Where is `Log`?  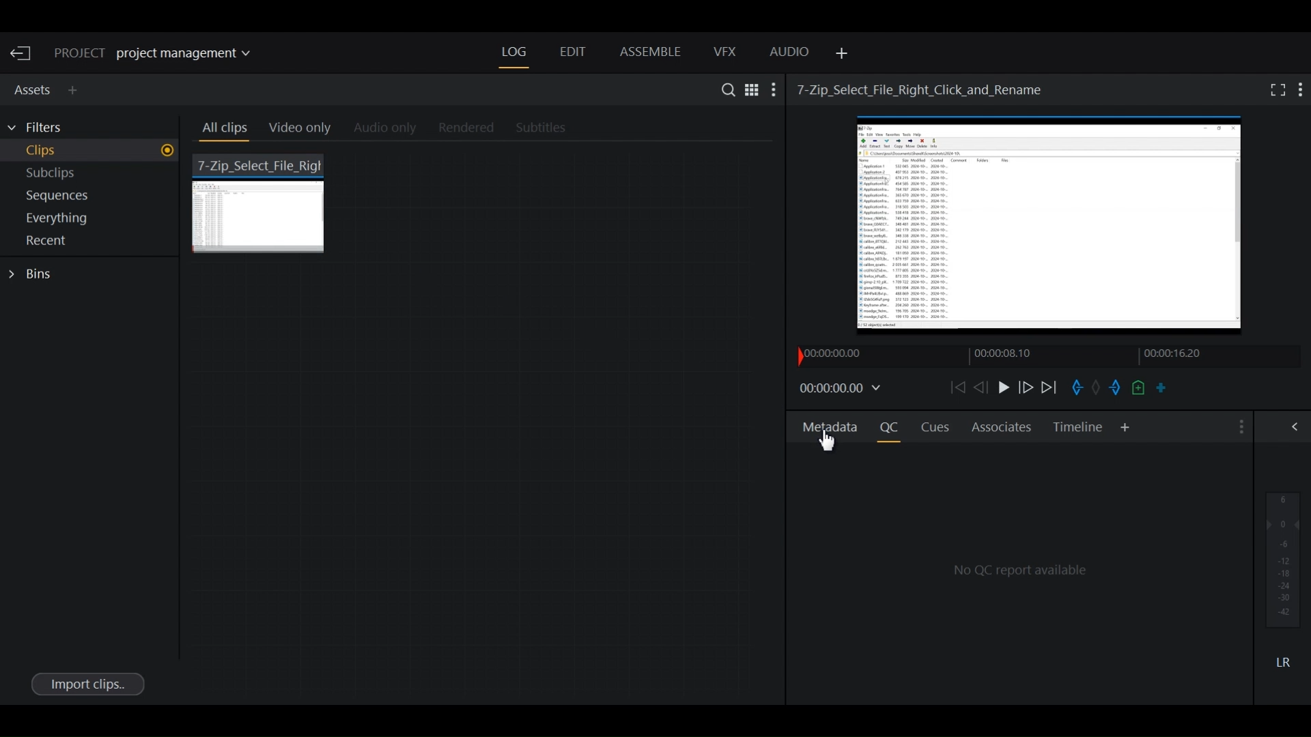 Log is located at coordinates (514, 53).